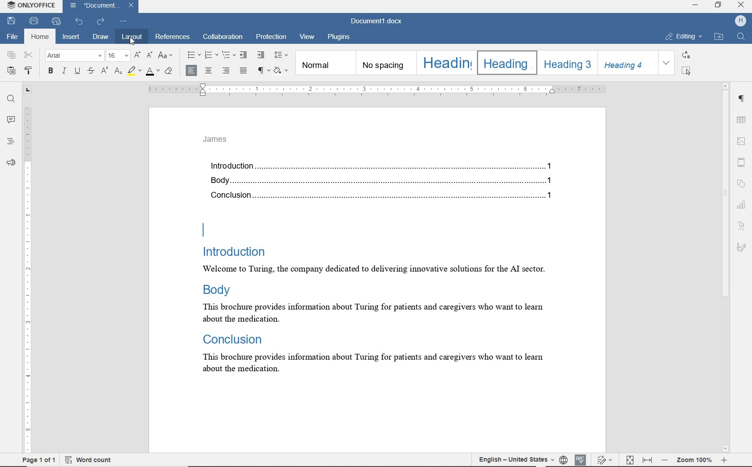 This screenshot has height=467, width=752. I want to click on zoom out or zoom in, so click(694, 459).